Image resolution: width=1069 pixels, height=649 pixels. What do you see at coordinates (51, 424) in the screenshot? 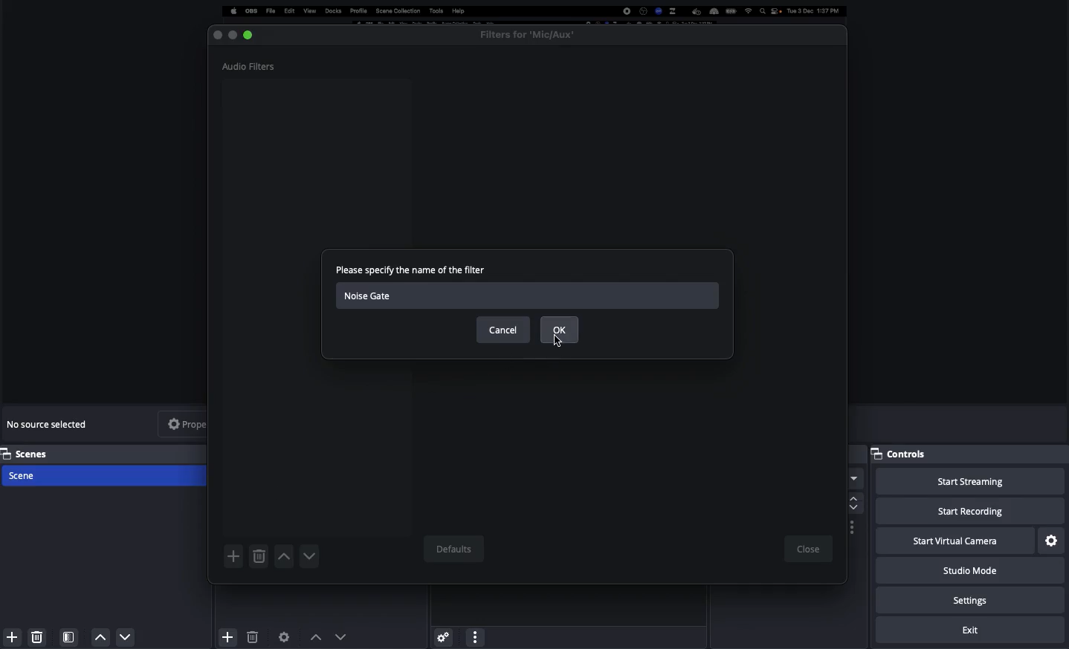
I see `No source selected` at bounding box center [51, 424].